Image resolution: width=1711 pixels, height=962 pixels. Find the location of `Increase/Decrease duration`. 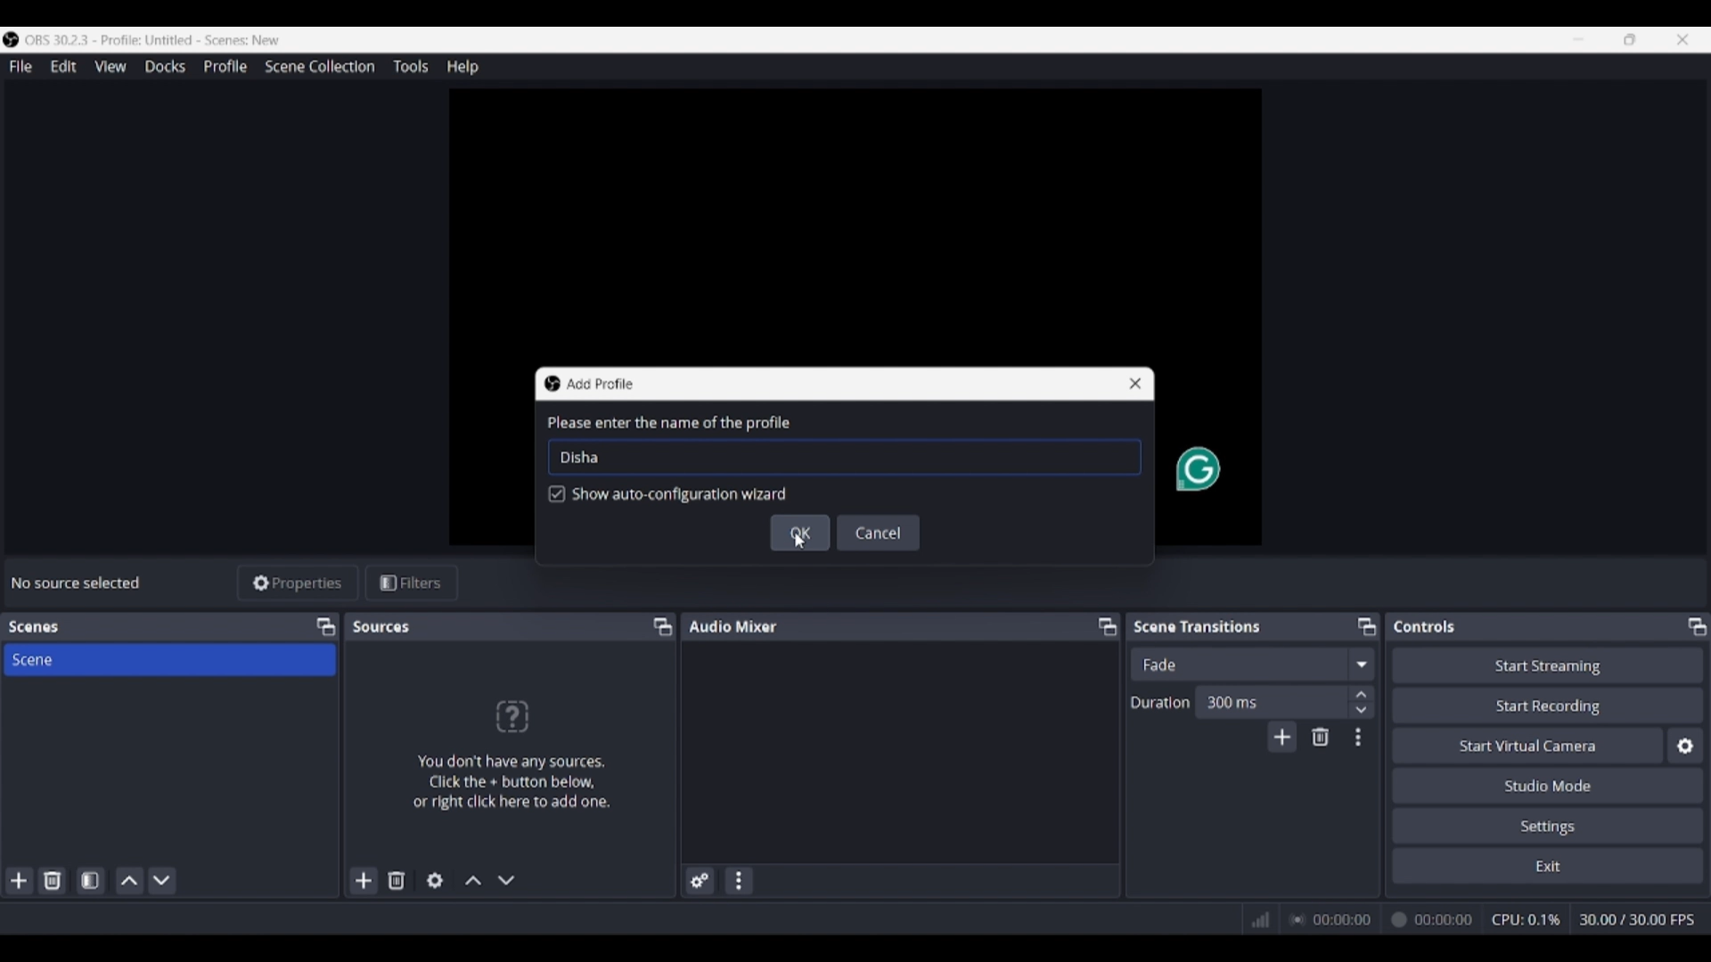

Increase/Decrease duration is located at coordinates (1363, 701).